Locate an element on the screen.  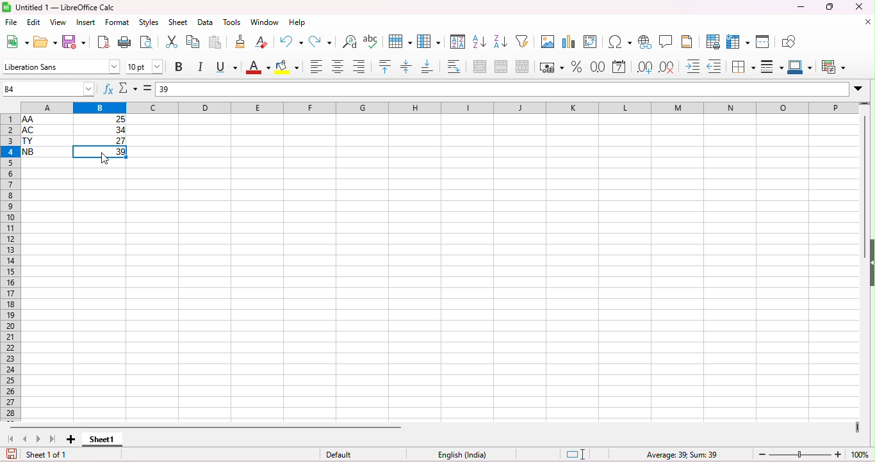
center vertically is located at coordinates (407, 67).